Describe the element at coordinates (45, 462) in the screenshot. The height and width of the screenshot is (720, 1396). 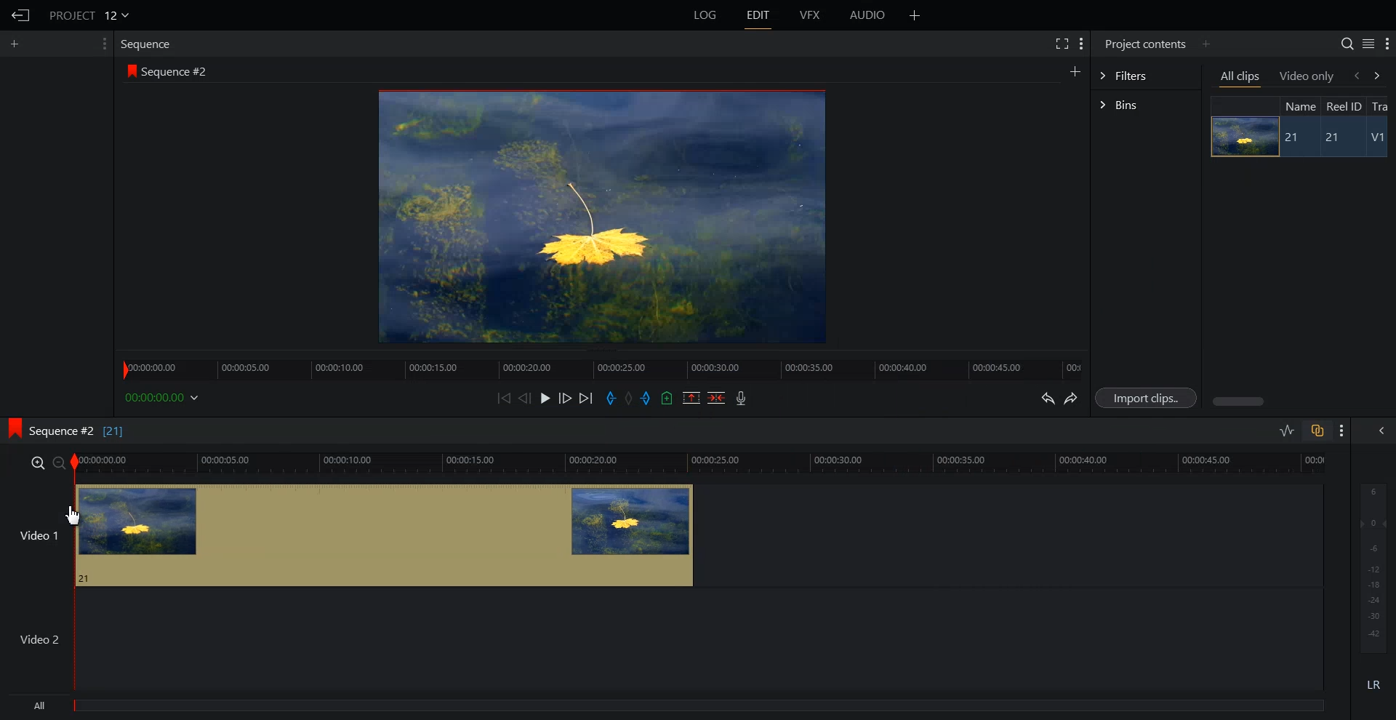
I see `zoom in/zoom out` at that location.